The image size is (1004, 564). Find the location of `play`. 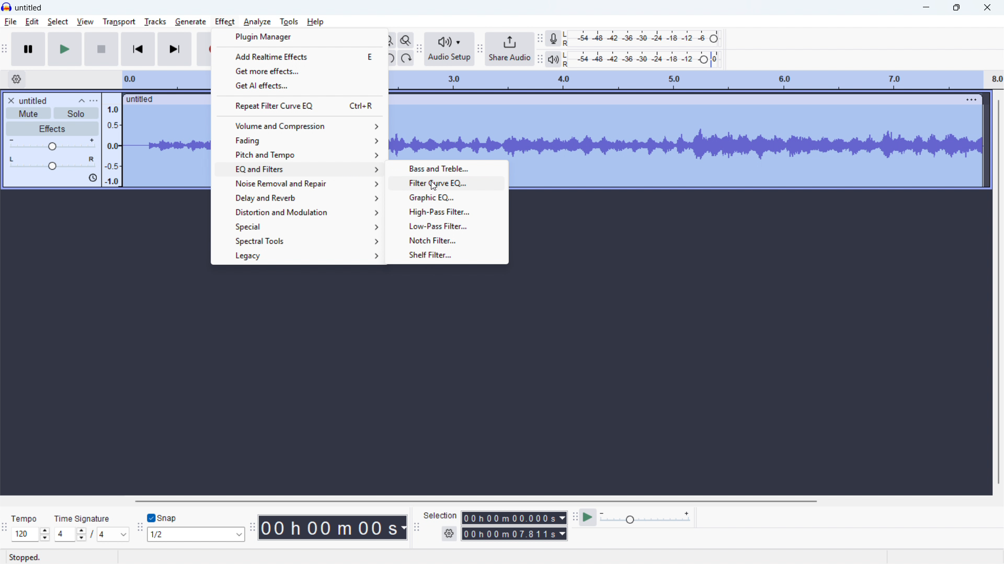

play is located at coordinates (65, 50).